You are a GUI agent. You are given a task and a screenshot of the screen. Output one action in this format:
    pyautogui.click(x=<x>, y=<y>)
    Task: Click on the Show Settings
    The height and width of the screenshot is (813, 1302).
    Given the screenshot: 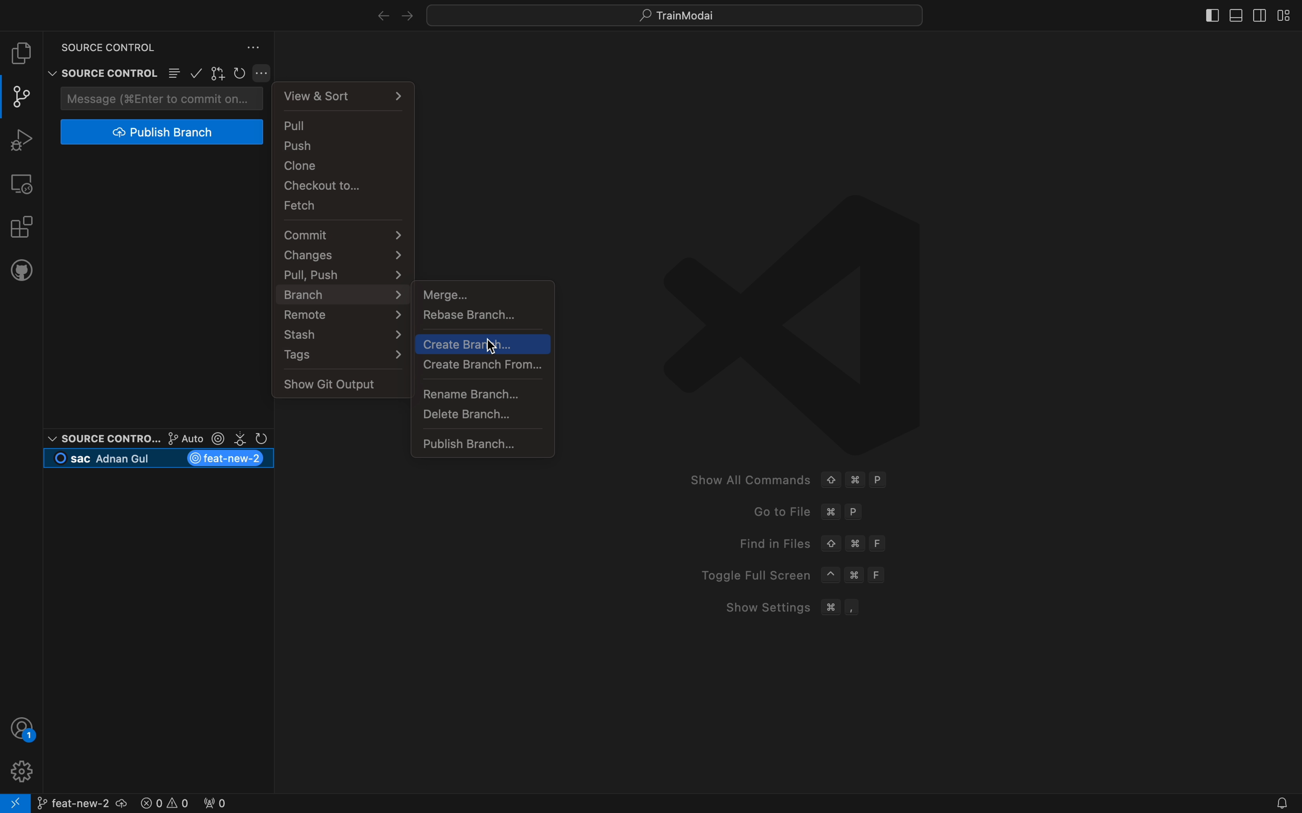 What is the action you would take?
    pyautogui.click(x=760, y=607)
    